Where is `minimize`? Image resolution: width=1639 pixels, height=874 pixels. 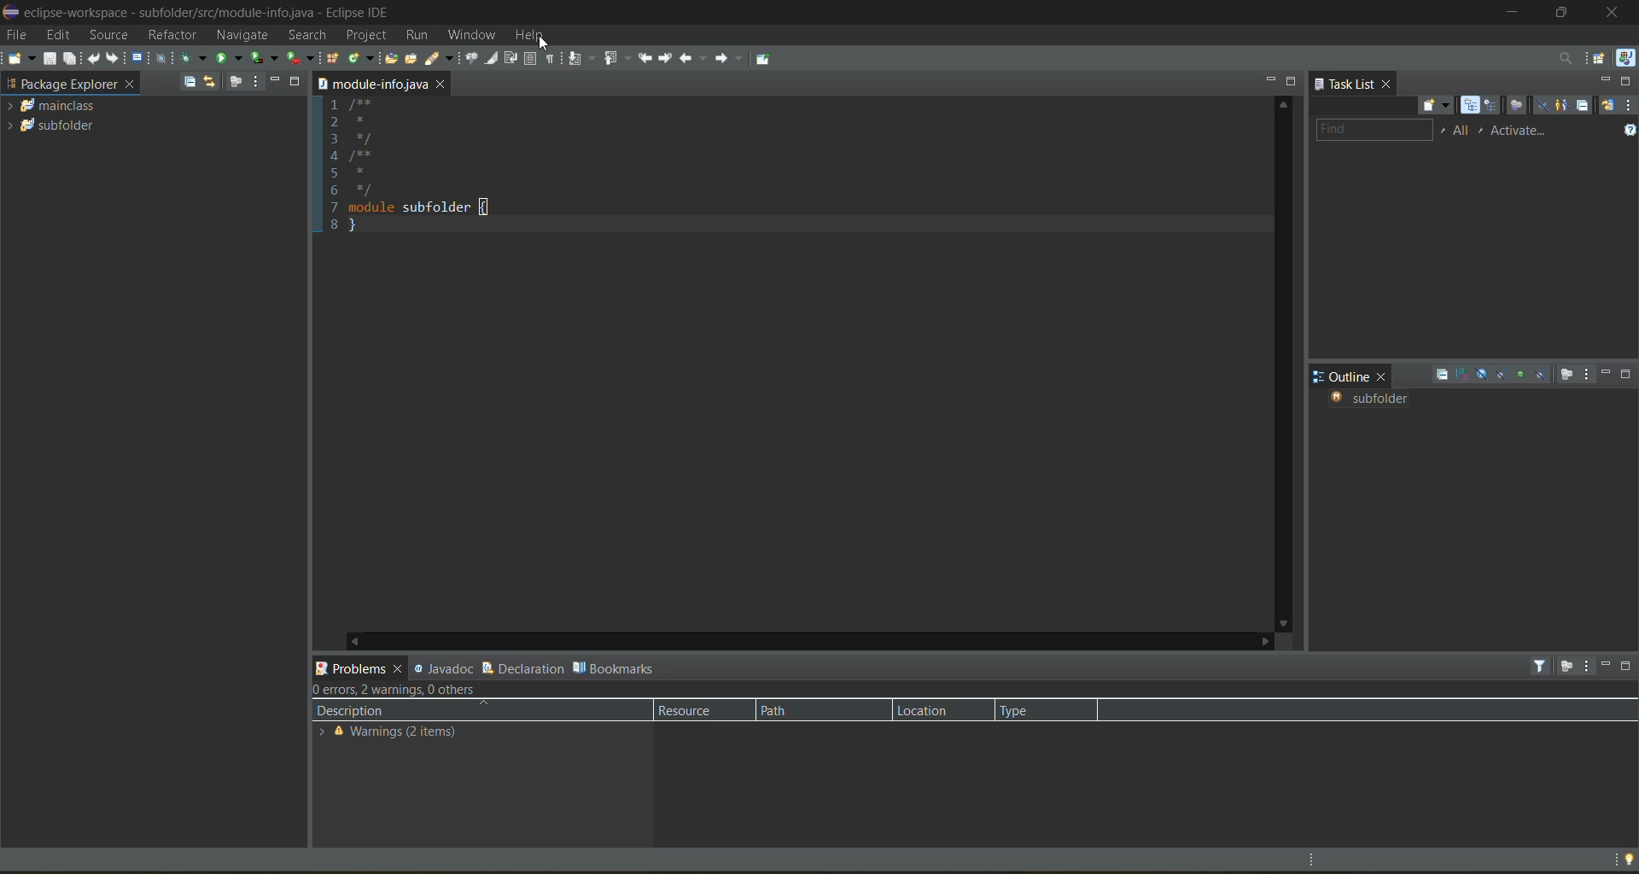 minimize is located at coordinates (1608, 376).